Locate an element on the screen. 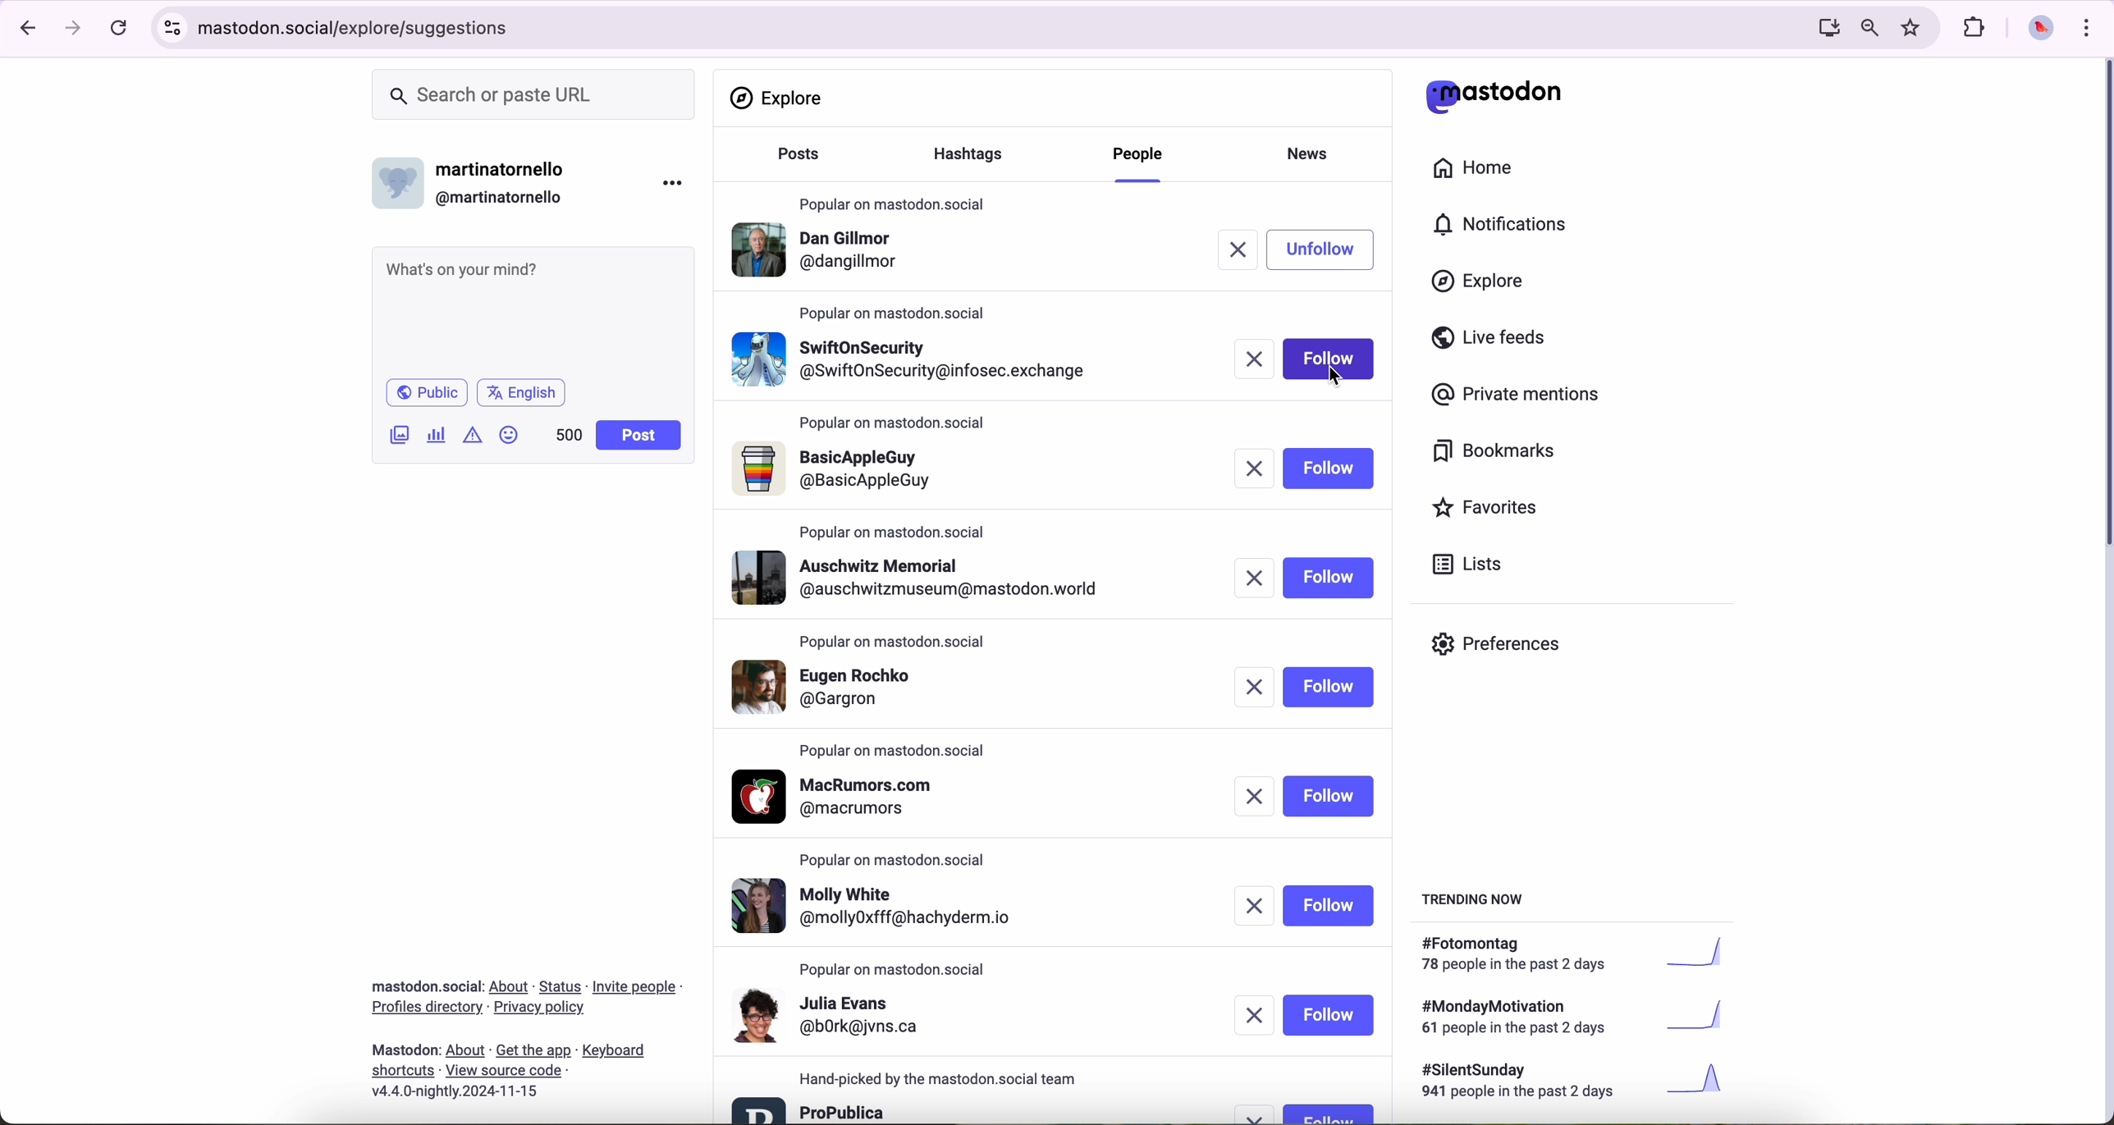 The width and height of the screenshot is (2114, 1125). remove is located at coordinates (1251, 469).